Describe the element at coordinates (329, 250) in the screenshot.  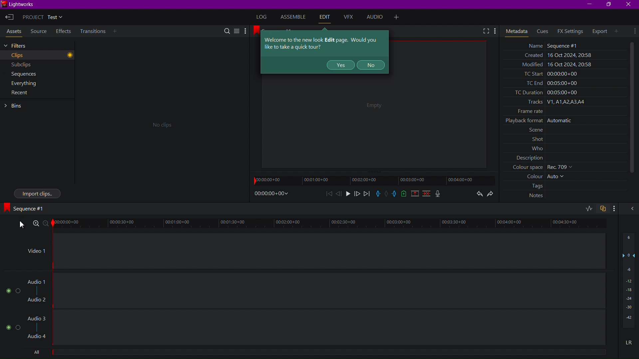
I see `Video 1` at that location.